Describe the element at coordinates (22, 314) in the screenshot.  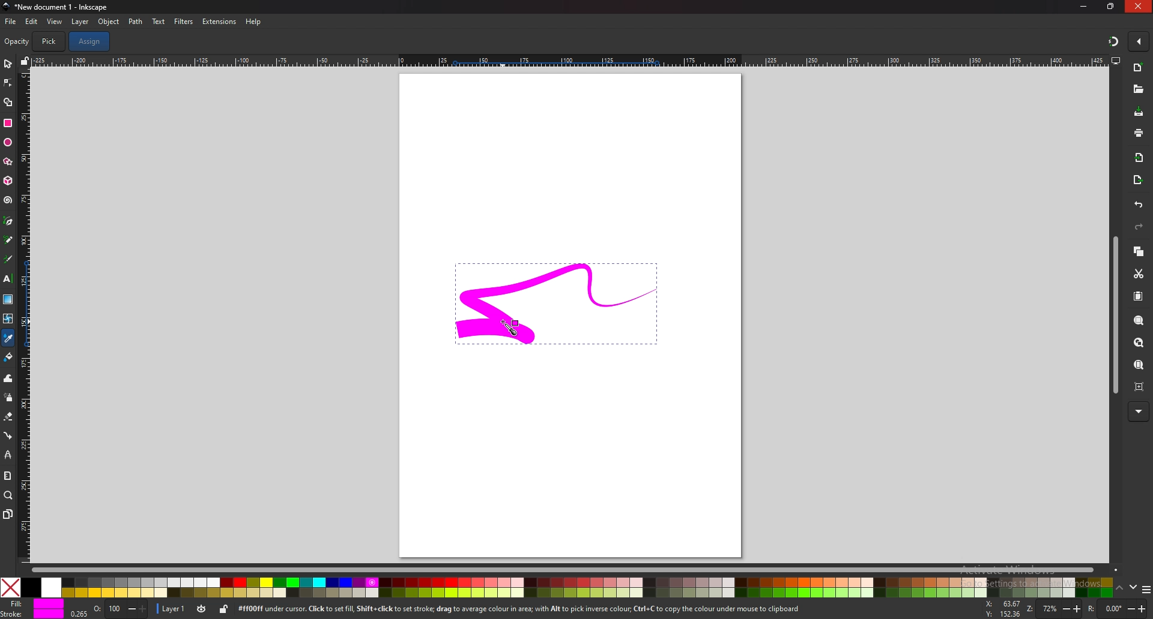
I see `vertical scale` at that location.